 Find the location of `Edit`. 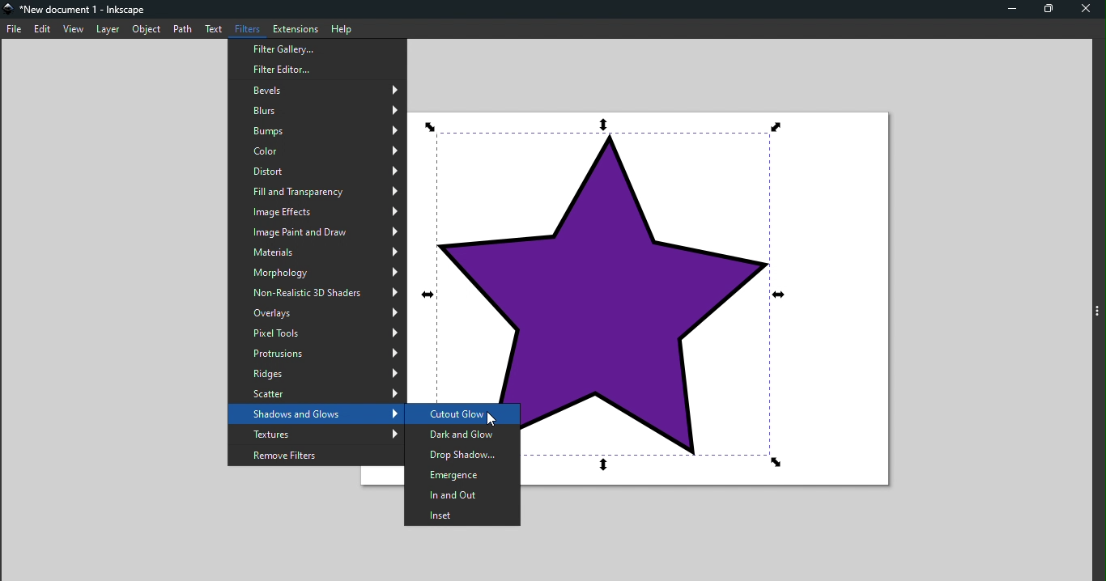

Edit is located at coordinates (44, 30).